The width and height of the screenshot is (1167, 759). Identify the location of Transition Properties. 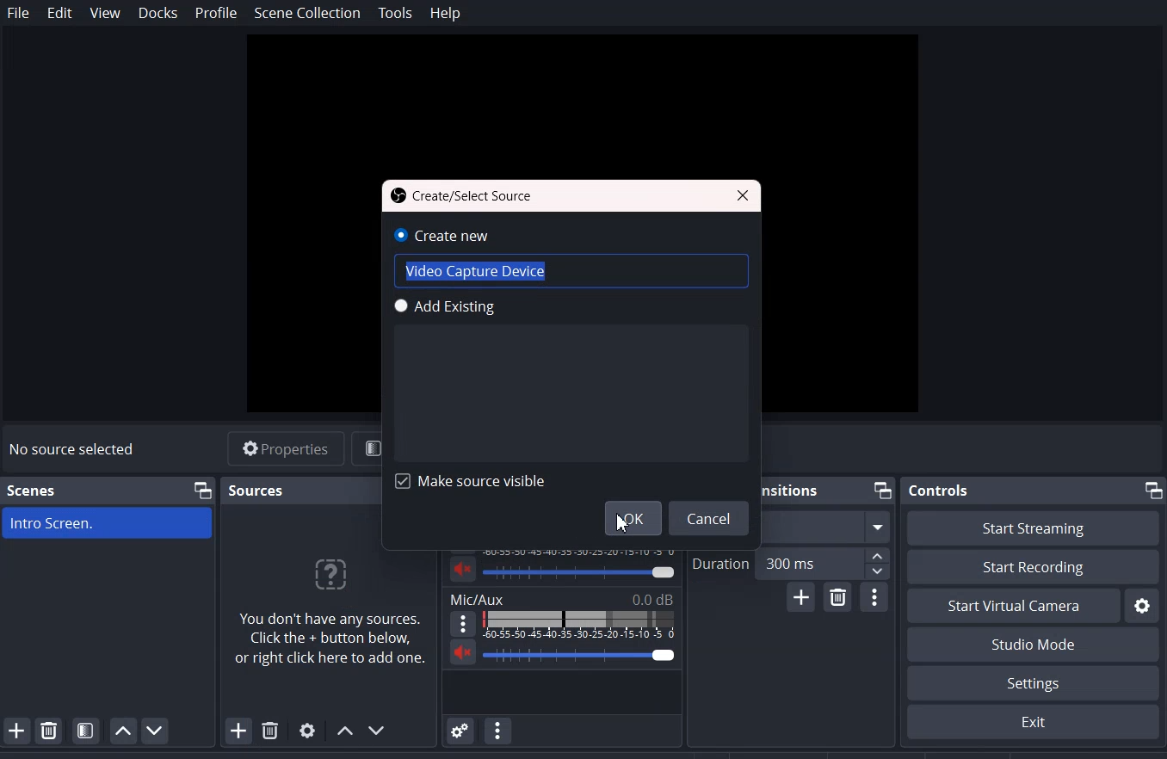
(875, 597).